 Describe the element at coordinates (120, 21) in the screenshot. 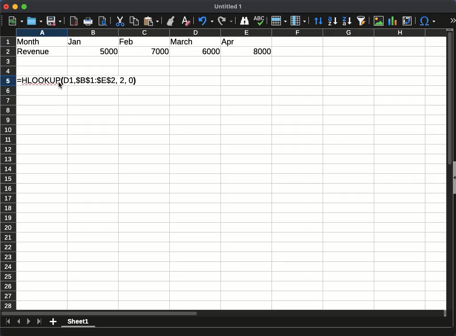

I see `cut` at that location.